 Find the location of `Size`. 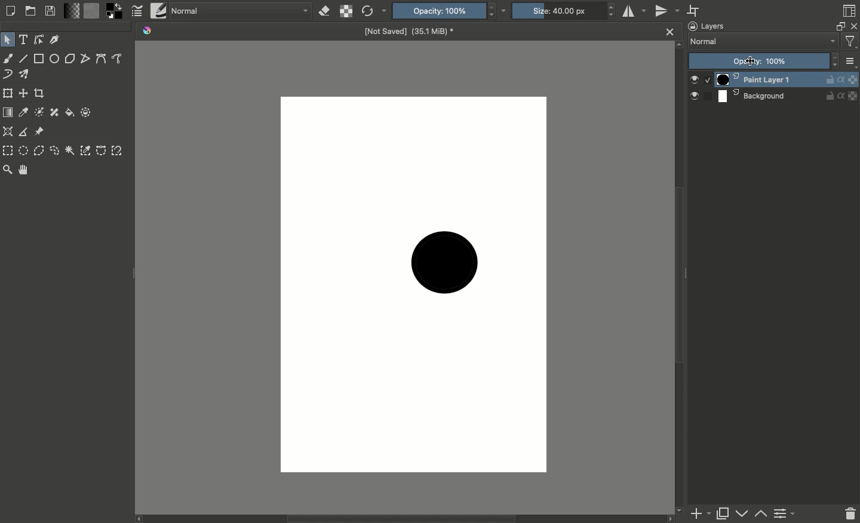

Size is located at coordinates (566, 11).